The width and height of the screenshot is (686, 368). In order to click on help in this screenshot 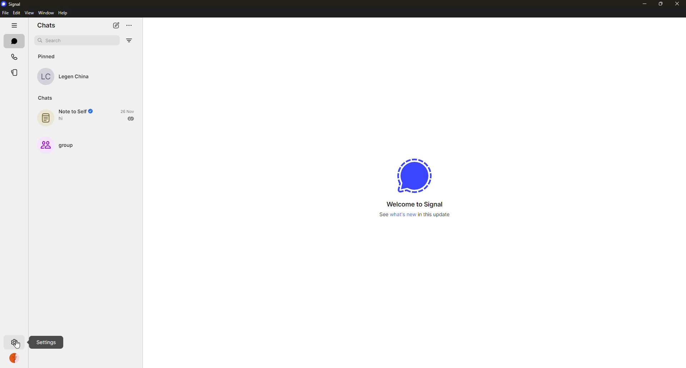, I will do `click(63, 13)`.